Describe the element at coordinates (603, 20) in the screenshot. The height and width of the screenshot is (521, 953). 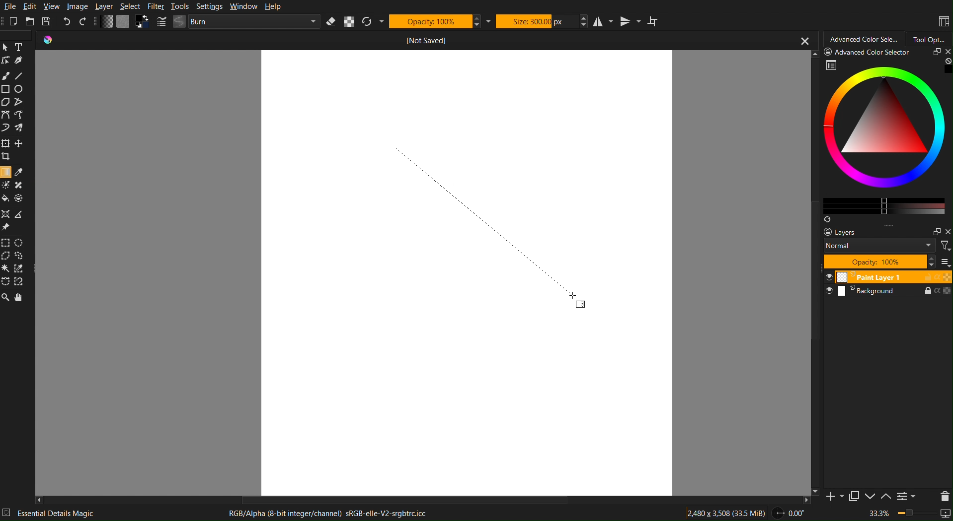
I see `Horizontal Mirror` at that location.